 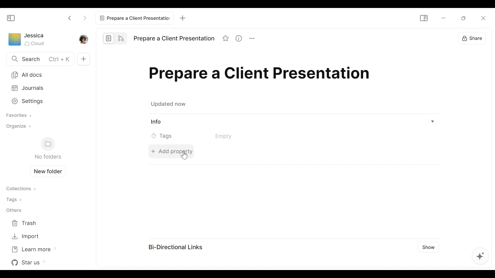 What do you see at coordinates (429, 246) in the screenshot?
I see `Show` at bounding box center [429, 246].